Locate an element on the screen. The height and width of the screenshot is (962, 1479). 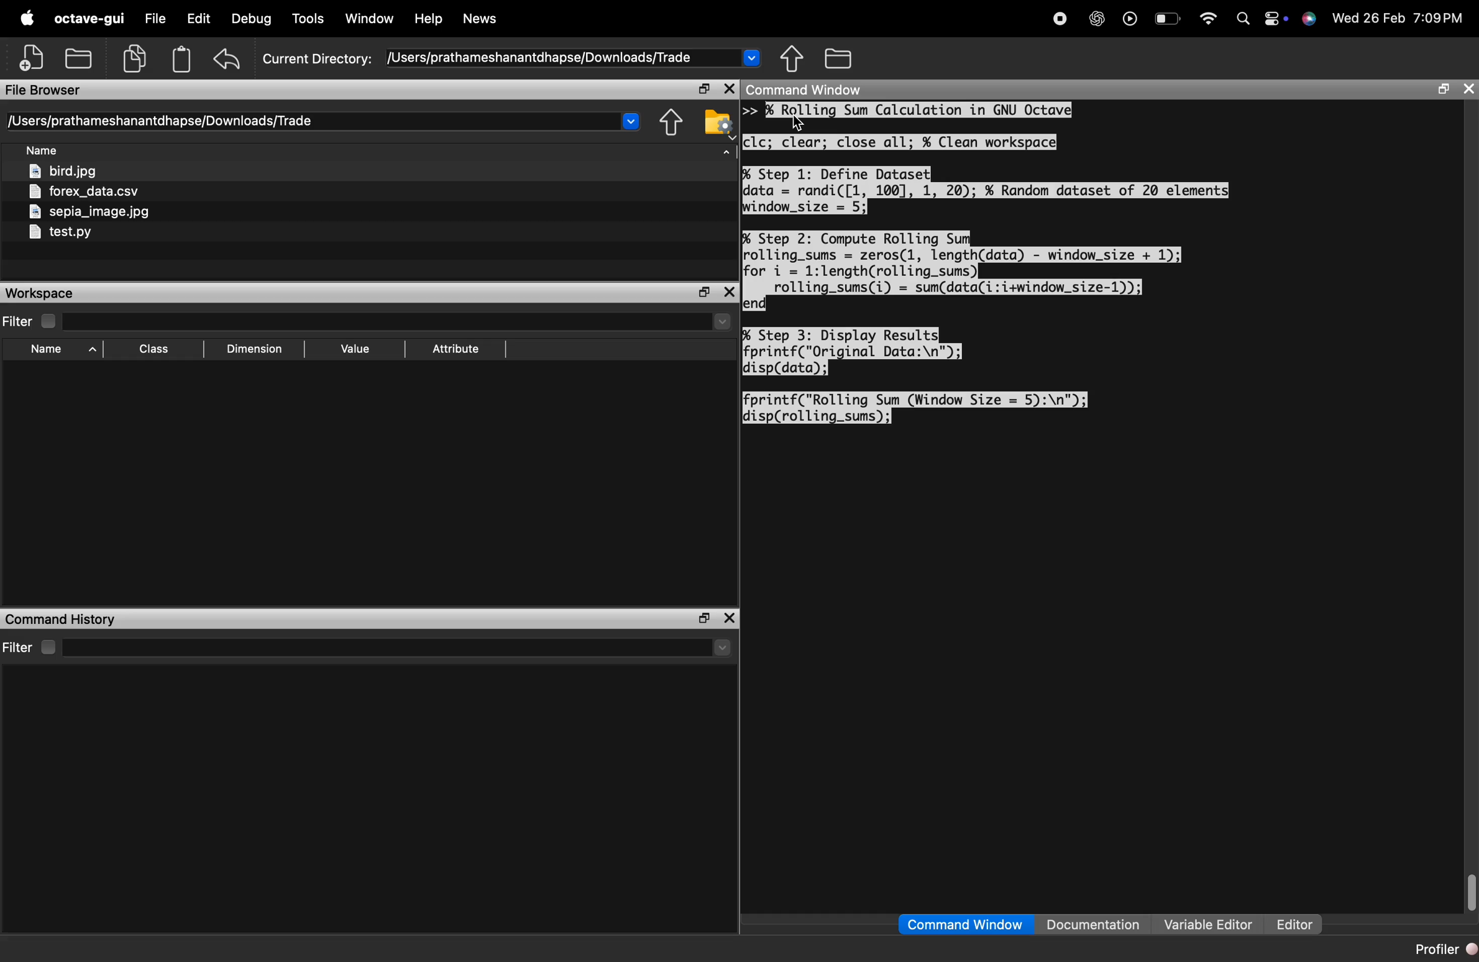
variable editor is located at coordinates (1209, 925).